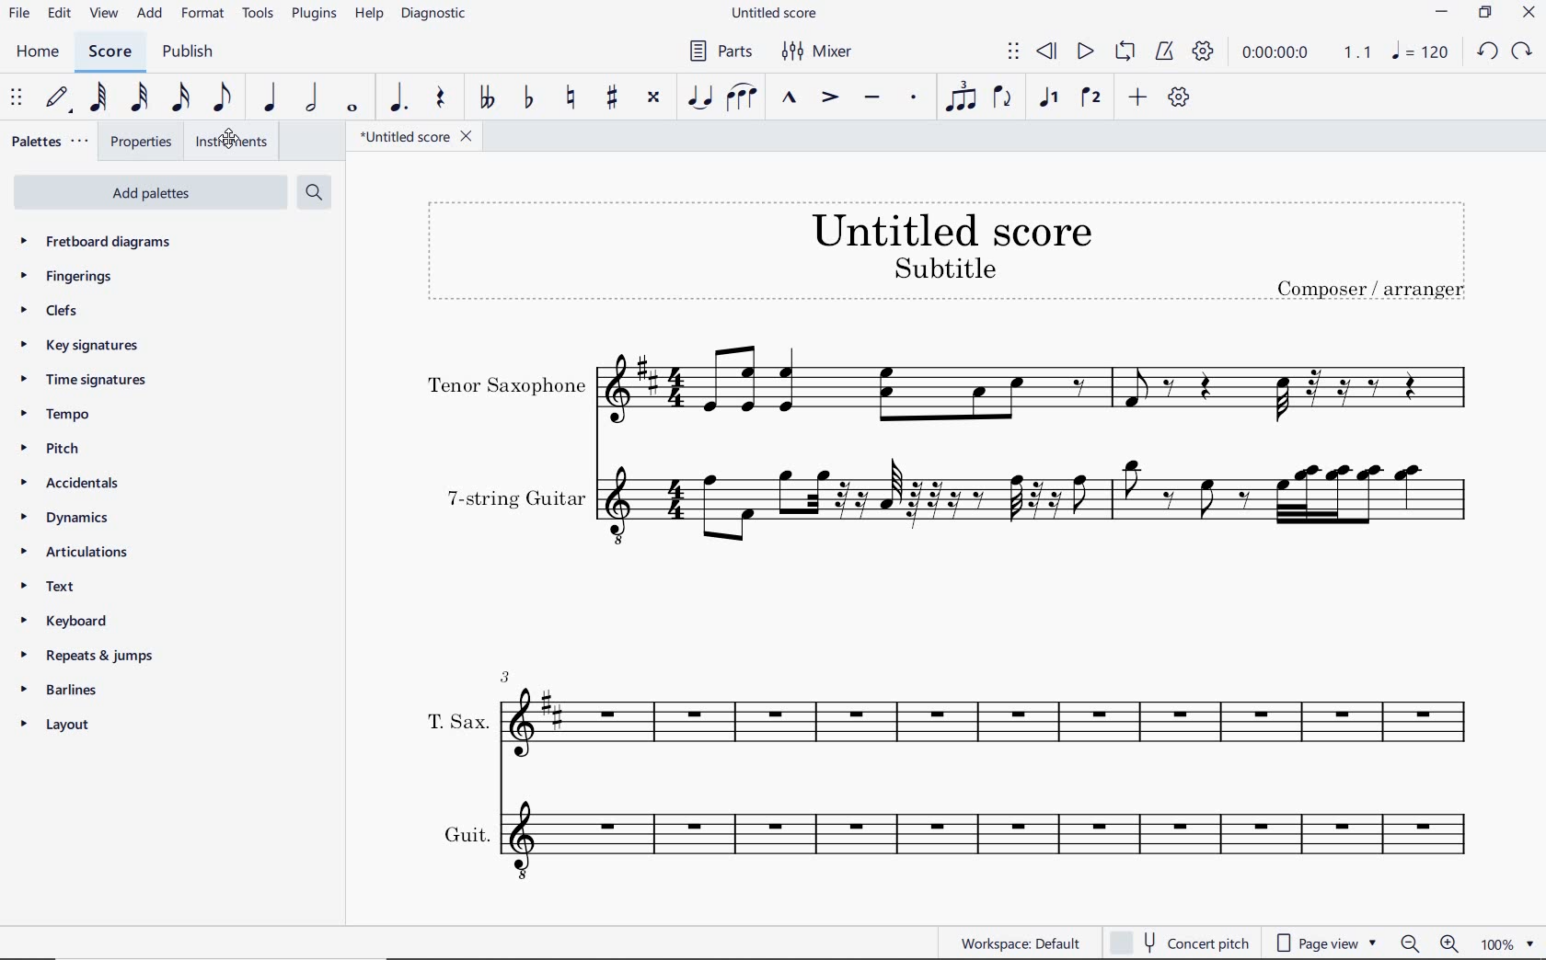 The image size is (1546, 960). I want to click on STACCATO, so click(913, 98).